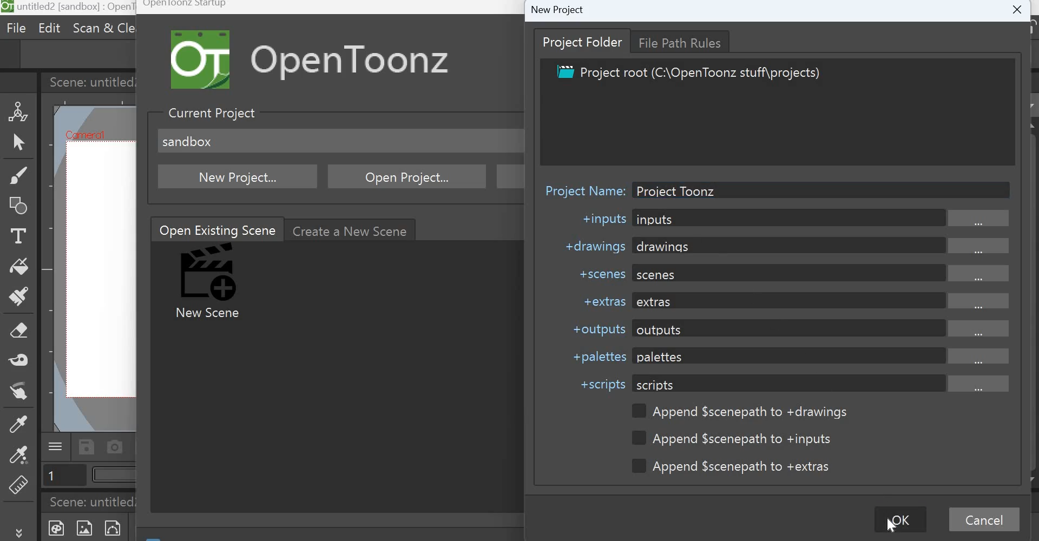  Describe the element at coordinates (83, 134) in the screenshot. I see `Cafniercil` at that location.